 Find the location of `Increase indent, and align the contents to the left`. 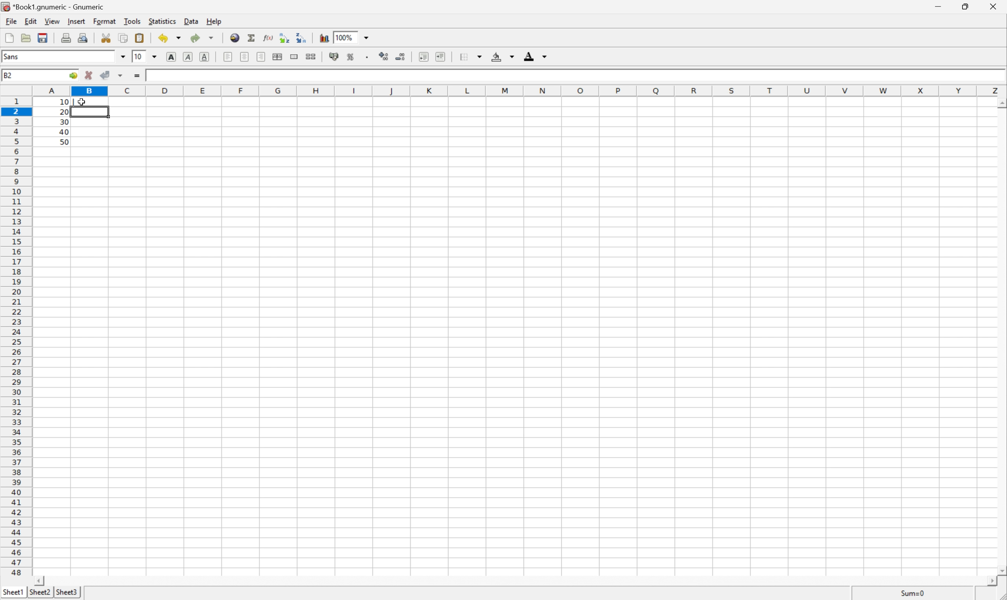

Increase indent, and align the contents to the left is located at coordinates (441, 57).